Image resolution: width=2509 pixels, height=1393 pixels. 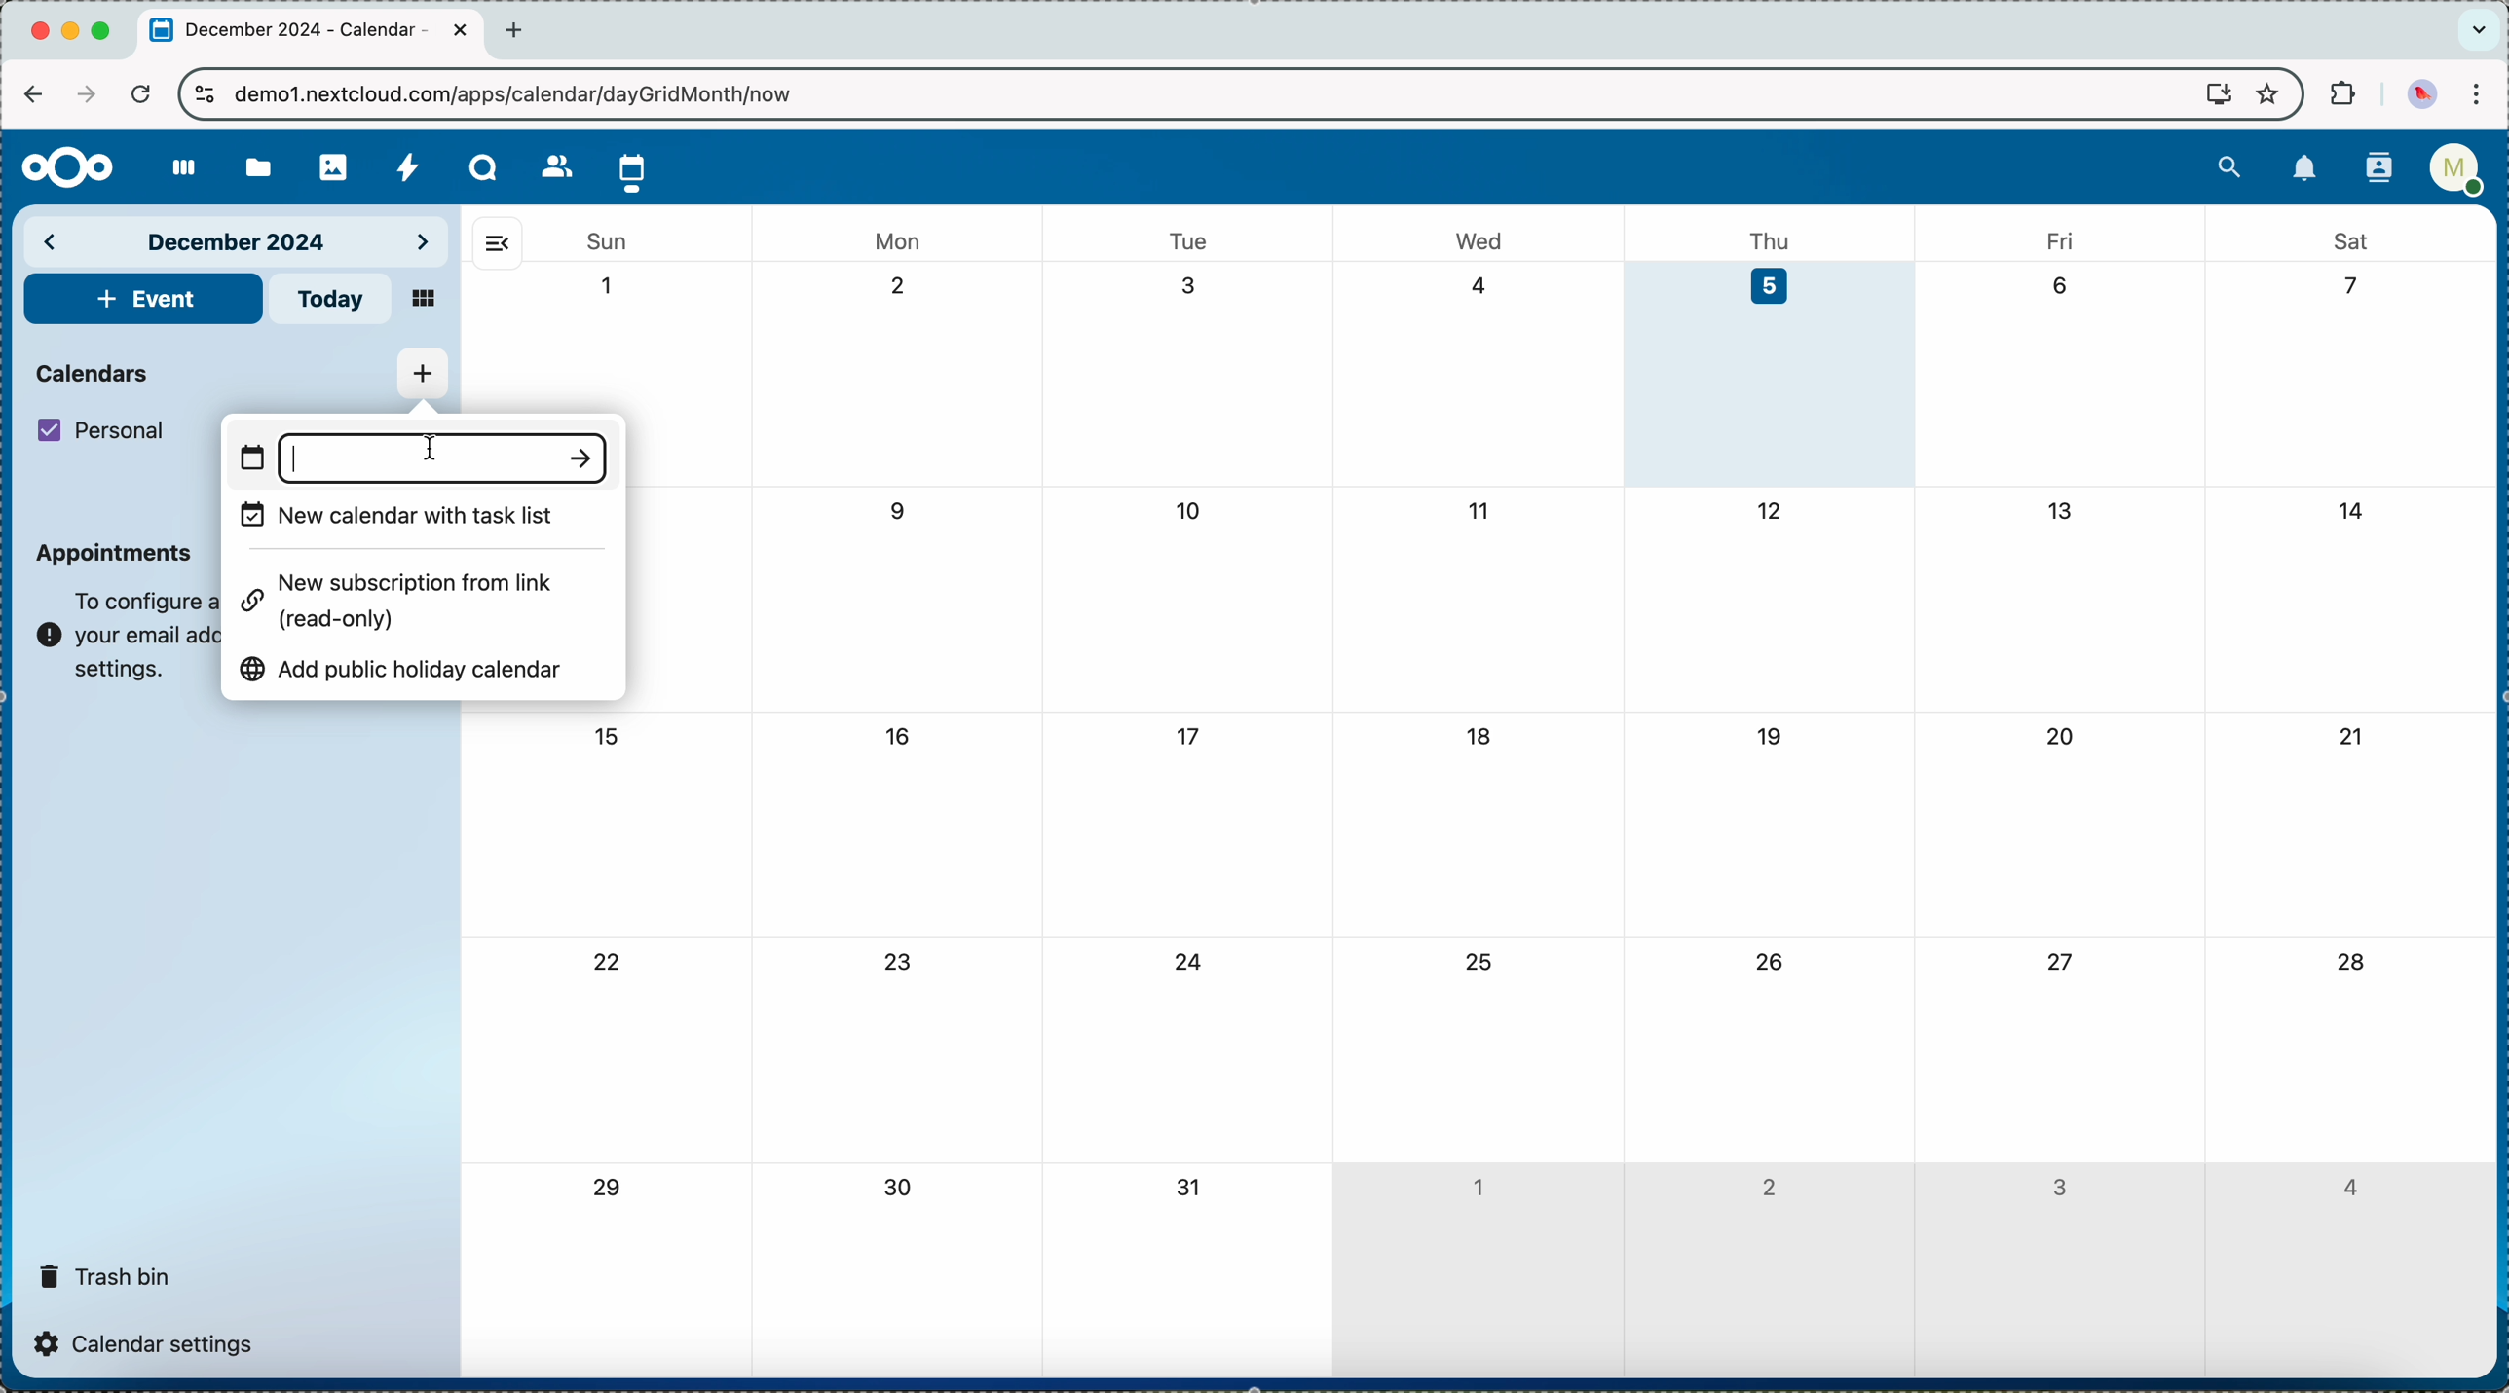 I want to click on 21, so click(x=2350, y=736).